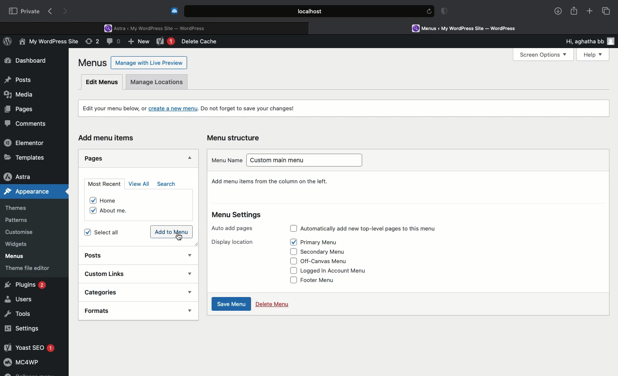 This screenshot has height=376, width=618. What do you see at coordinates (47, 43) in the screenshot?
I see `My WordPress Site` at bounding box center [47, 43].